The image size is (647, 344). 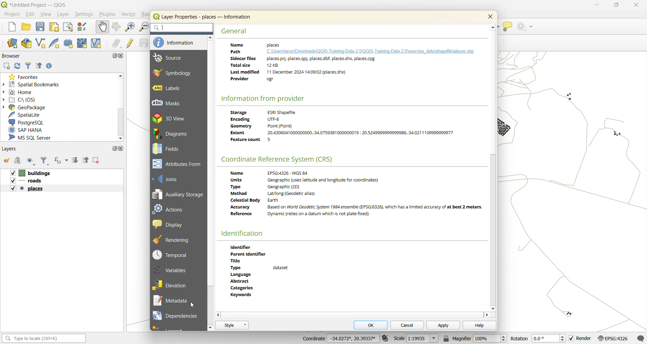 I want to click on layers, so click(x=28, y=188).